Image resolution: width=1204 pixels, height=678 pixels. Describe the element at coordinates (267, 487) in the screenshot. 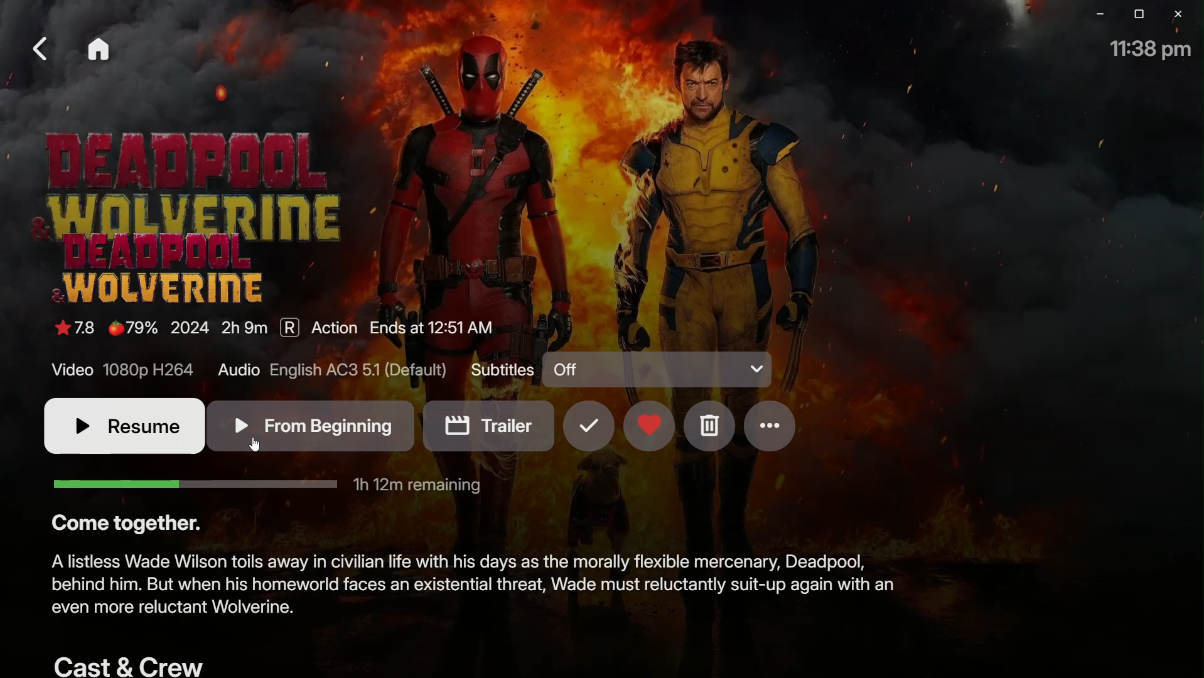

I see `Time remaining` at that location.